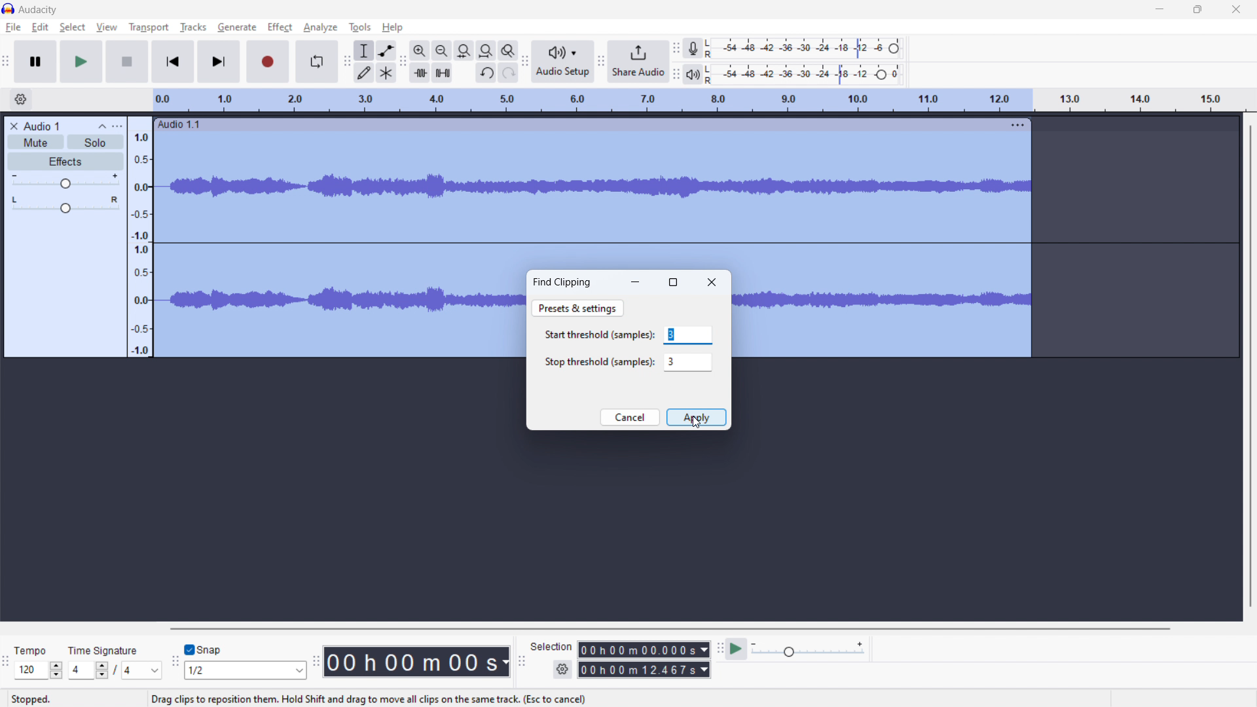 This screenshot has height=707, width=1257. Describe the element at coordinates (149, 27) in the screenshot. I see `transport` at that location.